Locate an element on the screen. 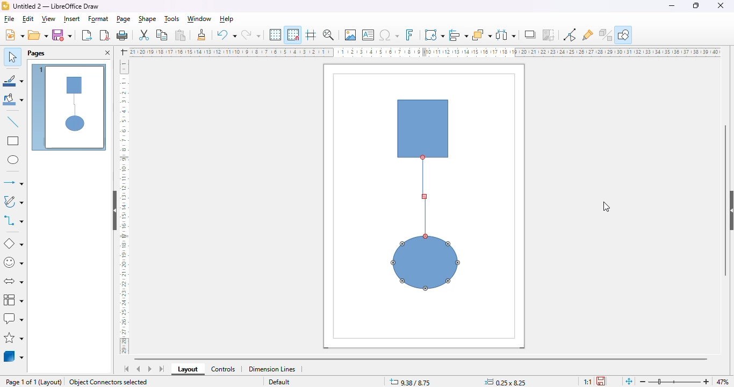 The image size is (734, 387). horizontal scroll bar is located at coordinates (423, 357).